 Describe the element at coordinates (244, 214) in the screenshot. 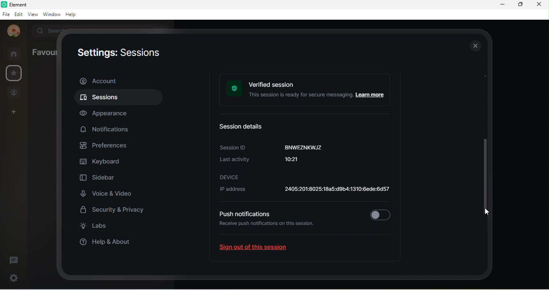

I see `push notifications` at that location.